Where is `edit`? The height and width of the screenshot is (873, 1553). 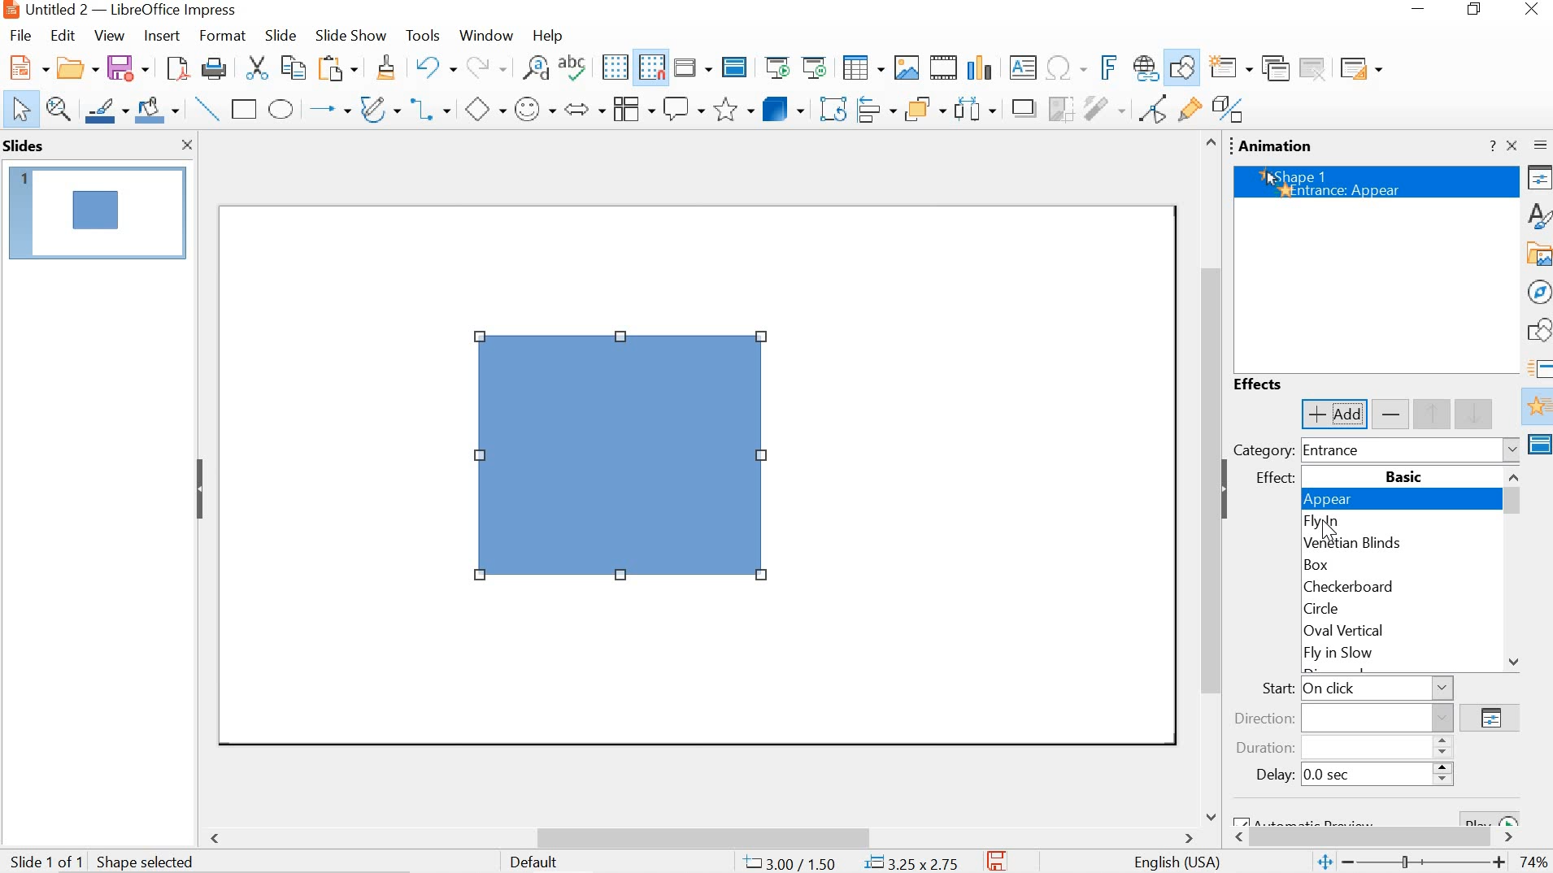
edit is located at coordinates (63, 37).